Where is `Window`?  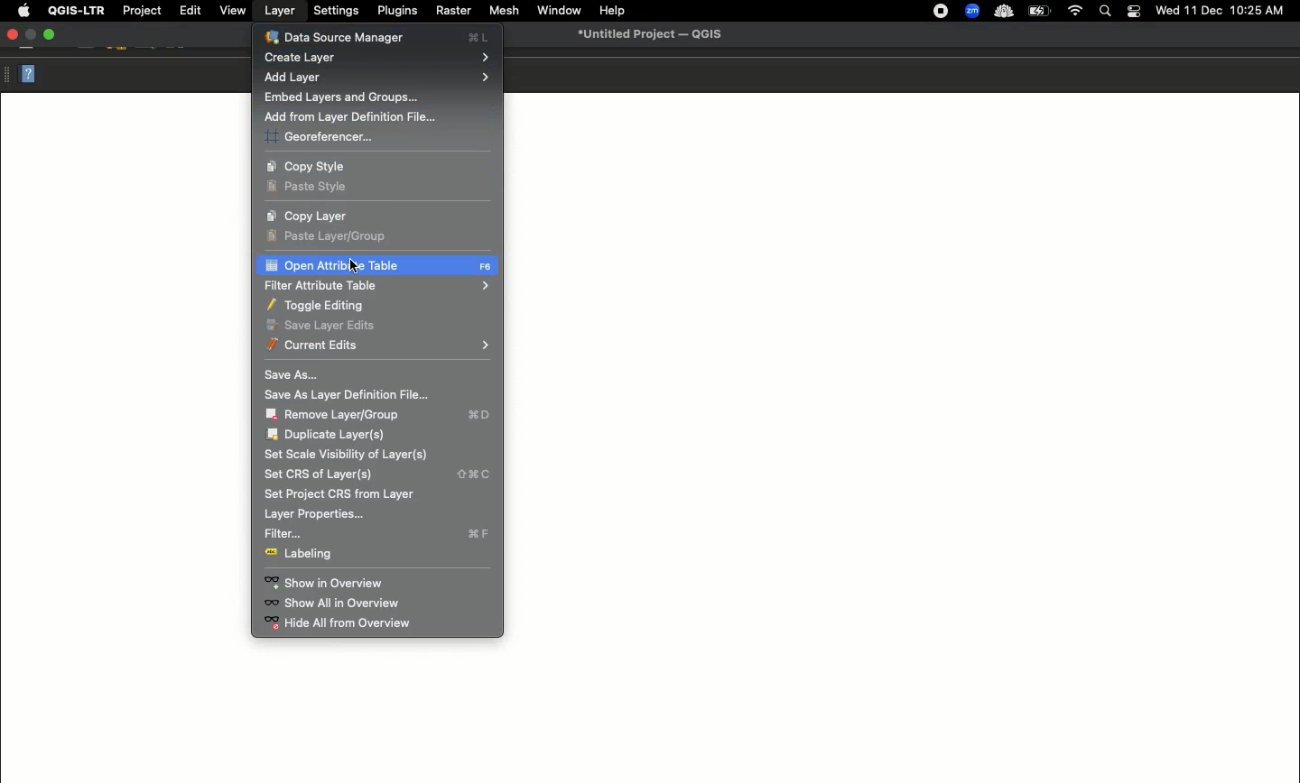
Window is located at coordinates (556, 9).